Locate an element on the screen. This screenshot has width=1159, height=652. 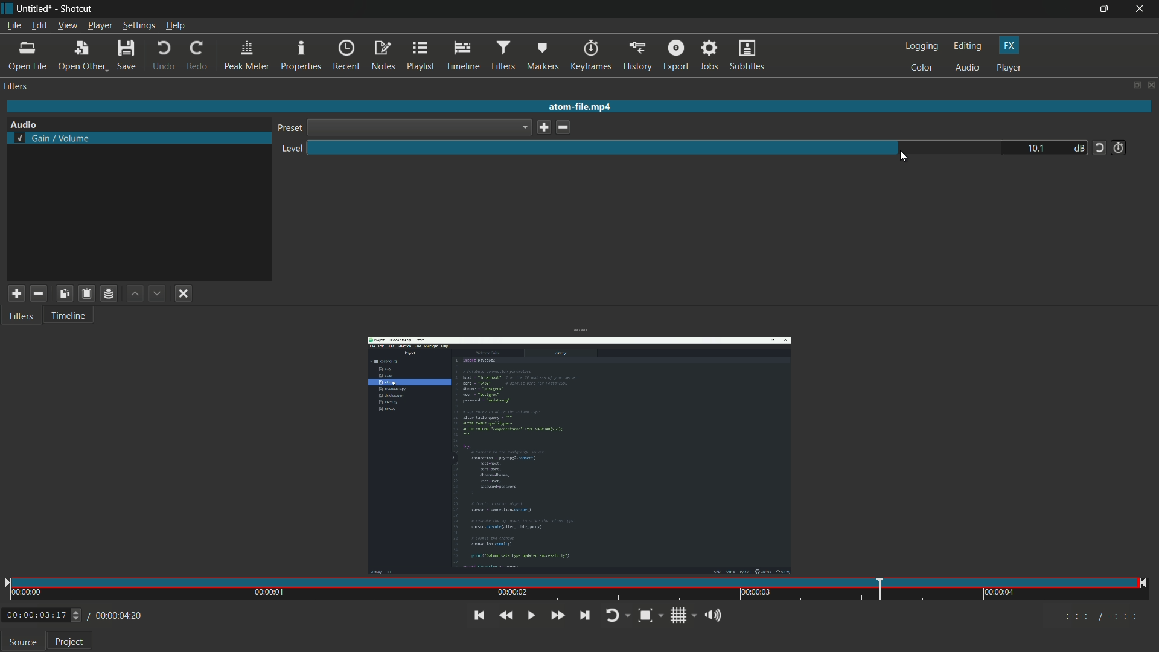
file menu is located at coordinates (14, 25).